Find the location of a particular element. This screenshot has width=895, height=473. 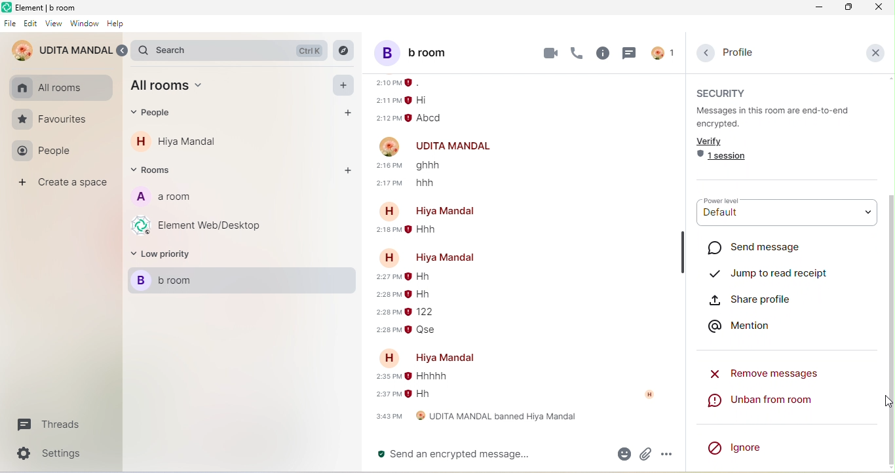

jump to read receipt is located at coordinates (769, 270).